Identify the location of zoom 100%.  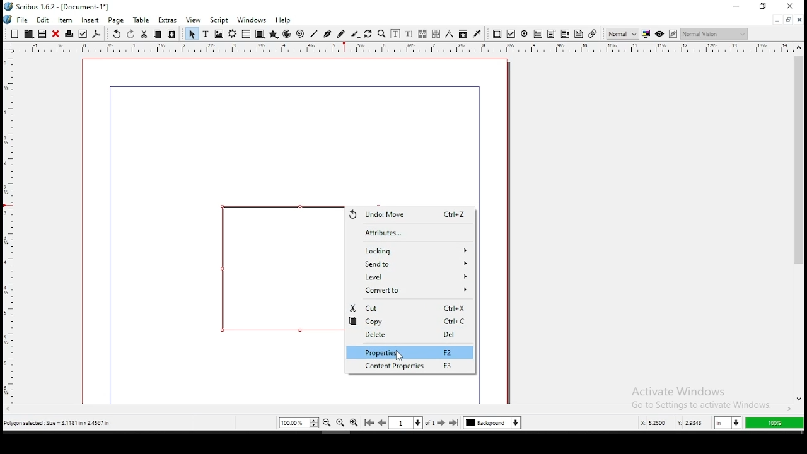
(340, 422).